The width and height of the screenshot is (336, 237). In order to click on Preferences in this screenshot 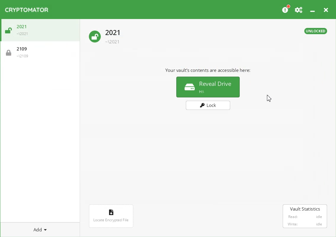, I will do `click(299, 10)`.